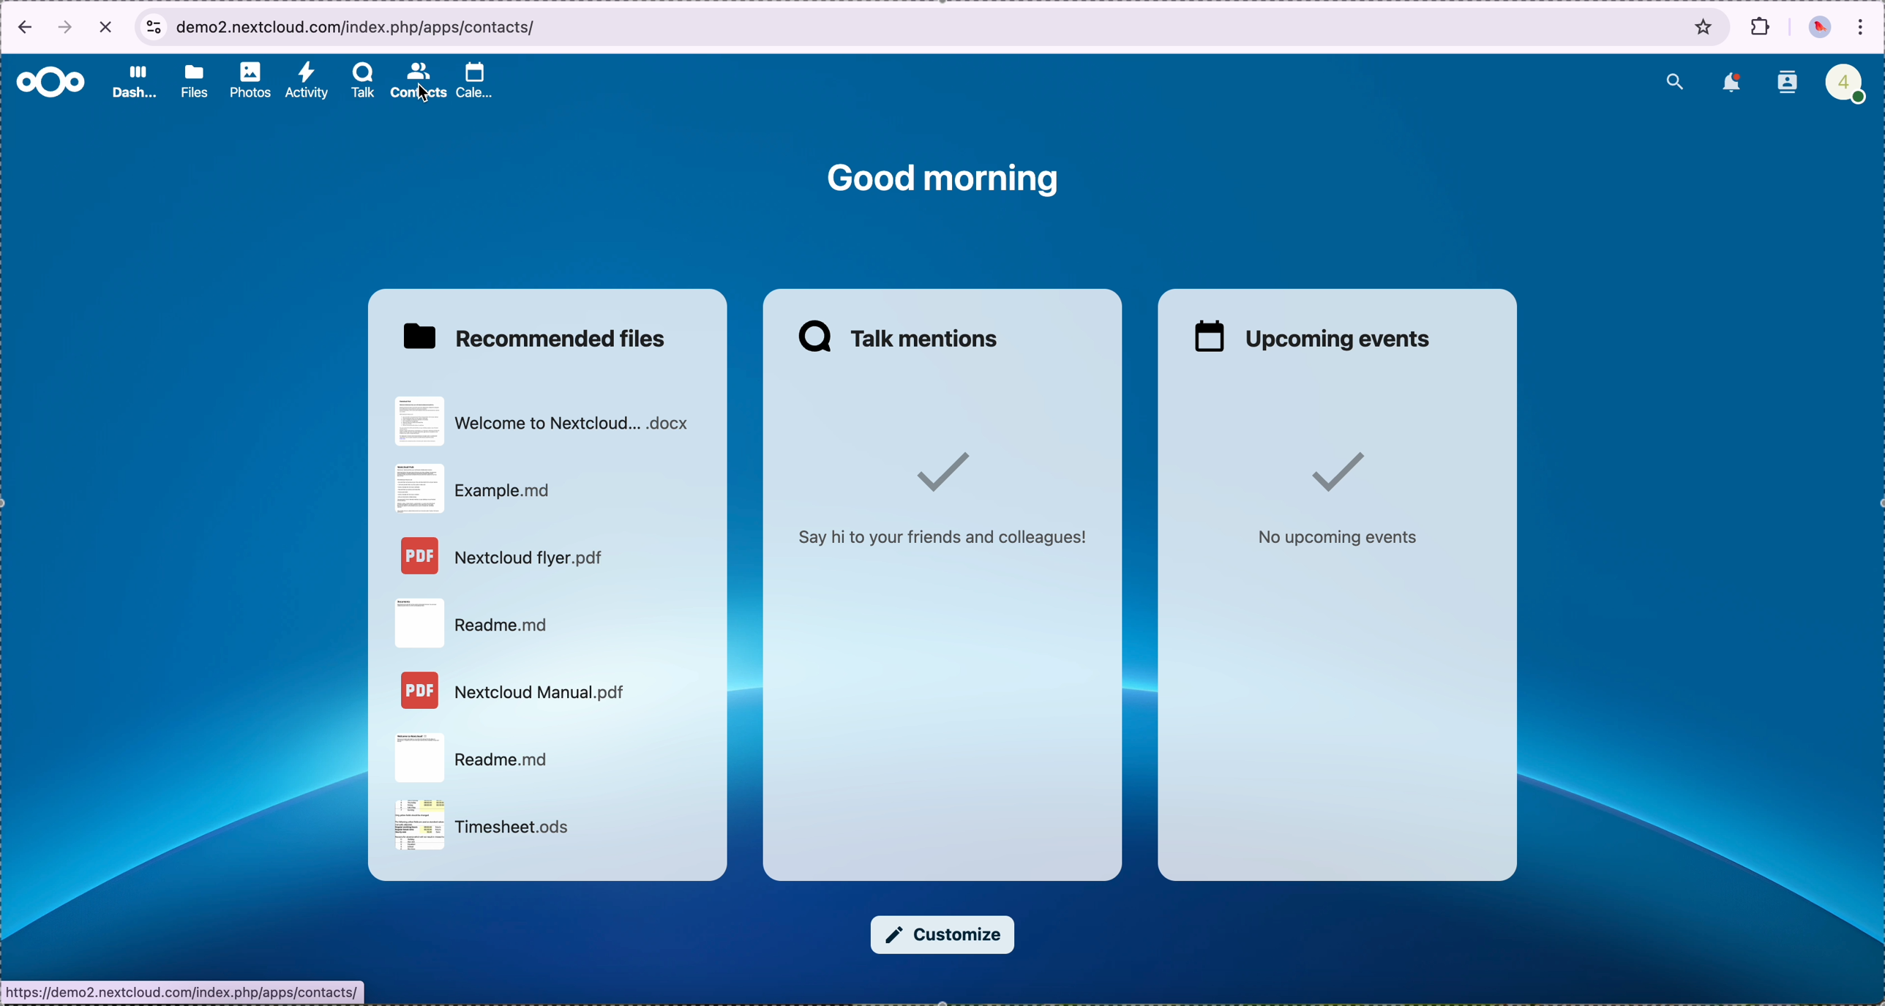 The width and height of the screenshot is (1885, 1006). I want to click on user profile, so click(1843, 81).